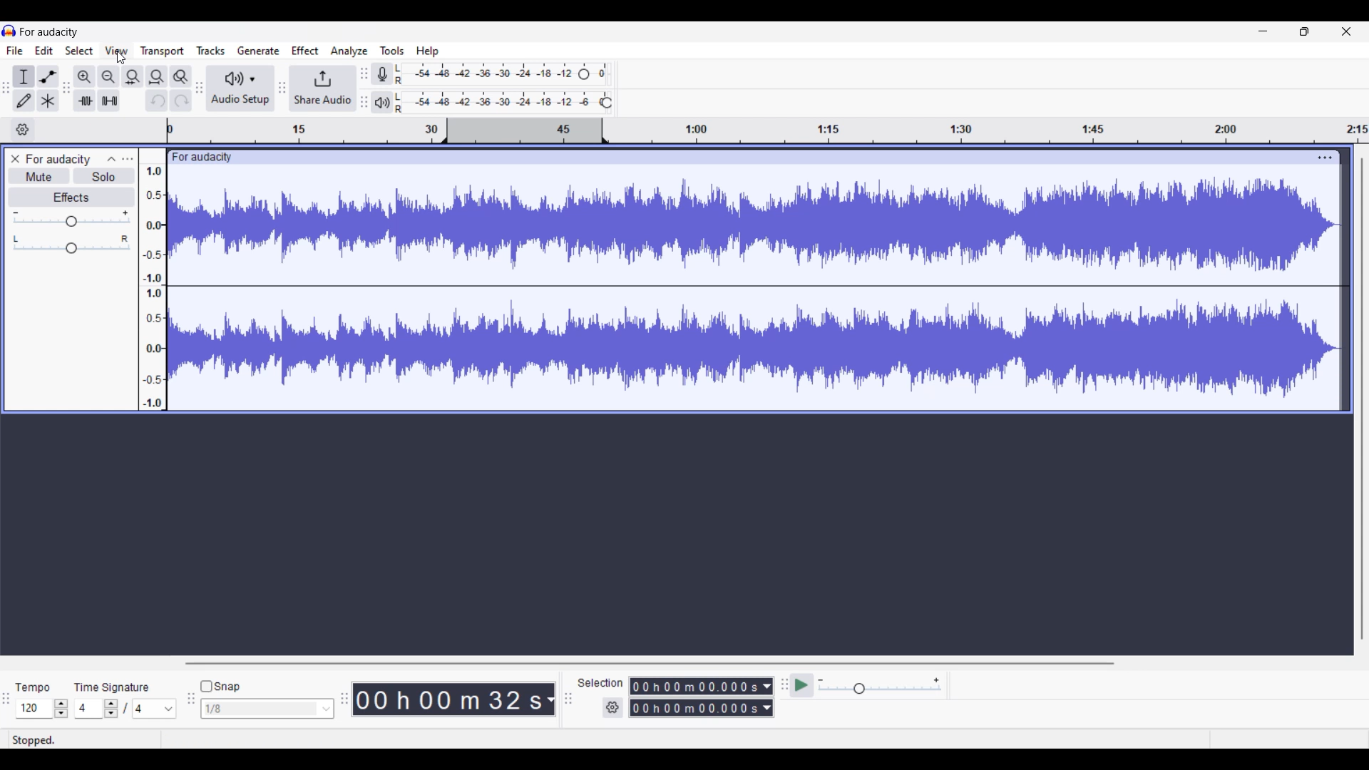 Image resolution: width=1369 pixels, height=770 pixels. What do you see at coordinates (157, 101) in the screenshot?
I see `Undo` at bounding box center [157, 101].